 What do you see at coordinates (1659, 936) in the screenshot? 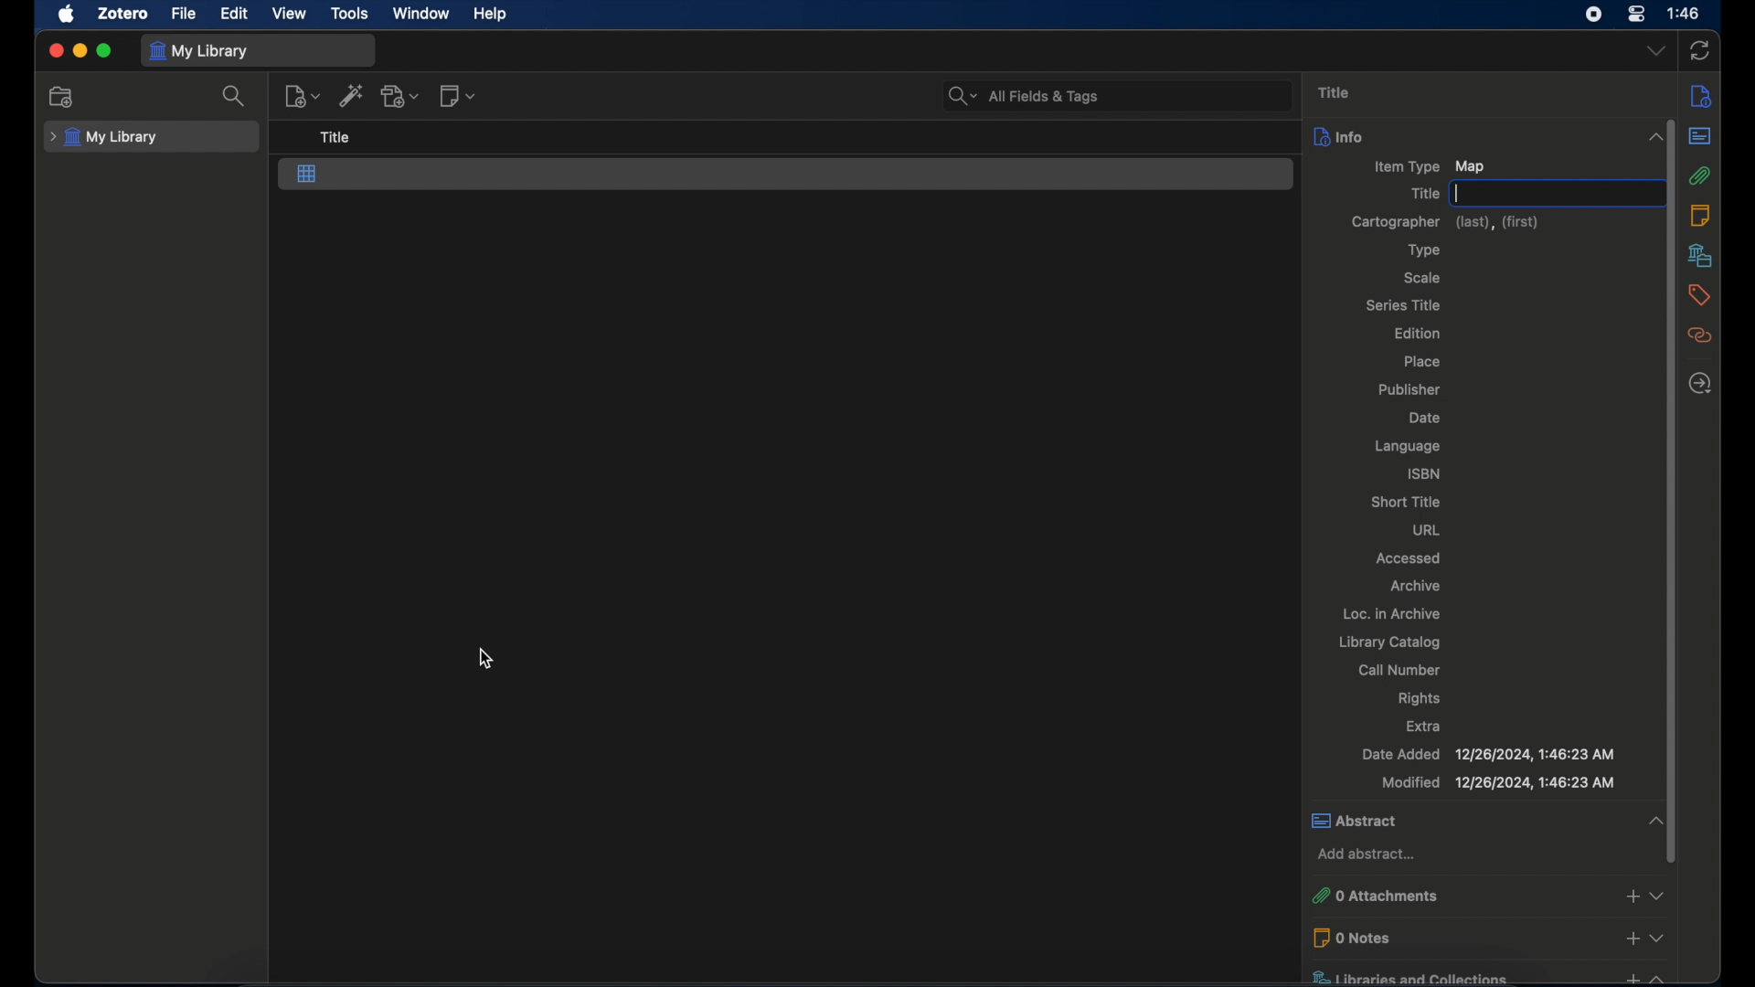
I see `Collapse or expand ` at bounding box center [1659, 936].